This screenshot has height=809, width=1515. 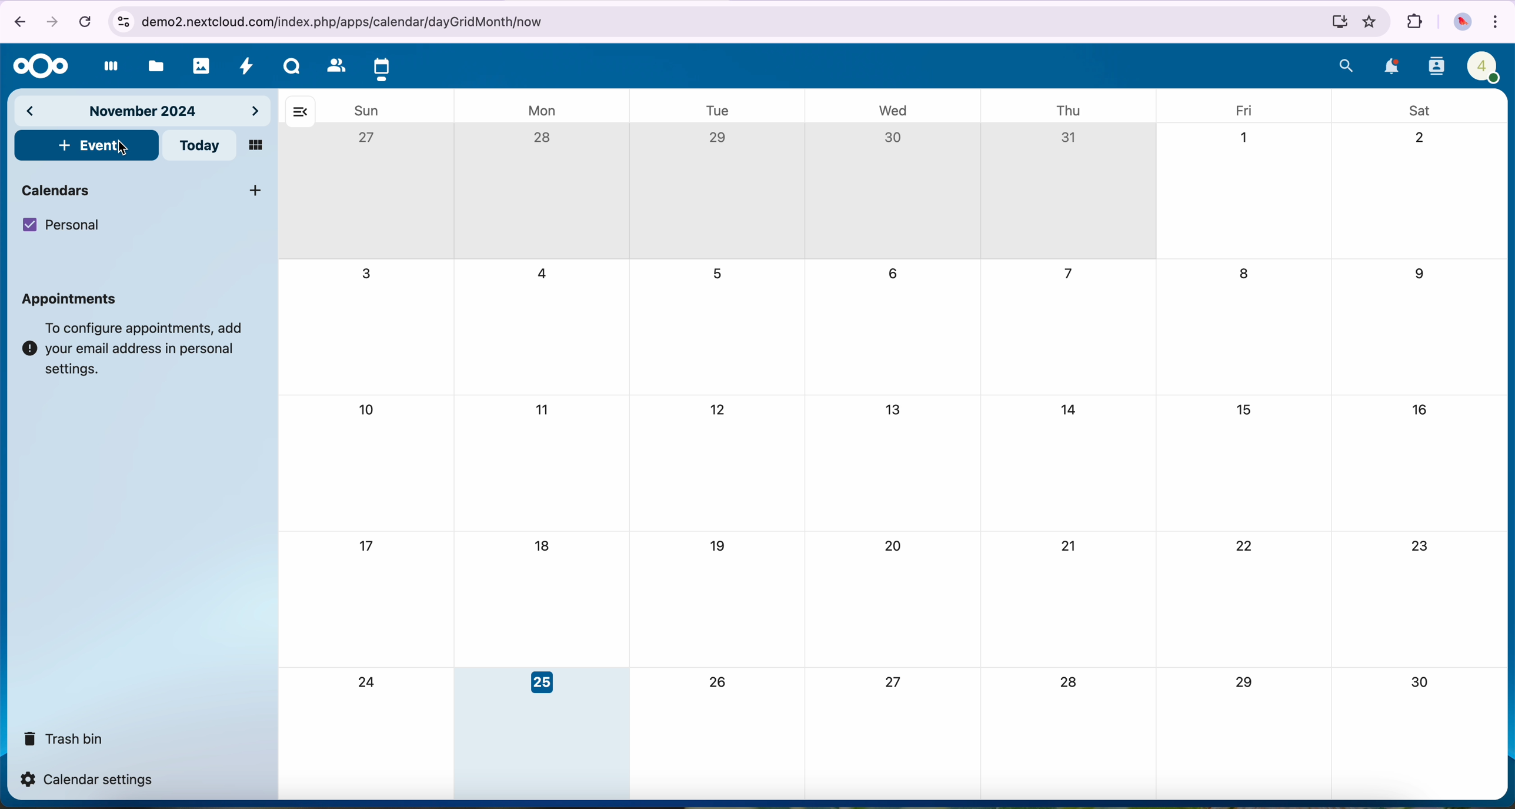 What do you see at coordinates (1422, 410) in the screenshot?
I see `16` at bounding box center [1422, 410].